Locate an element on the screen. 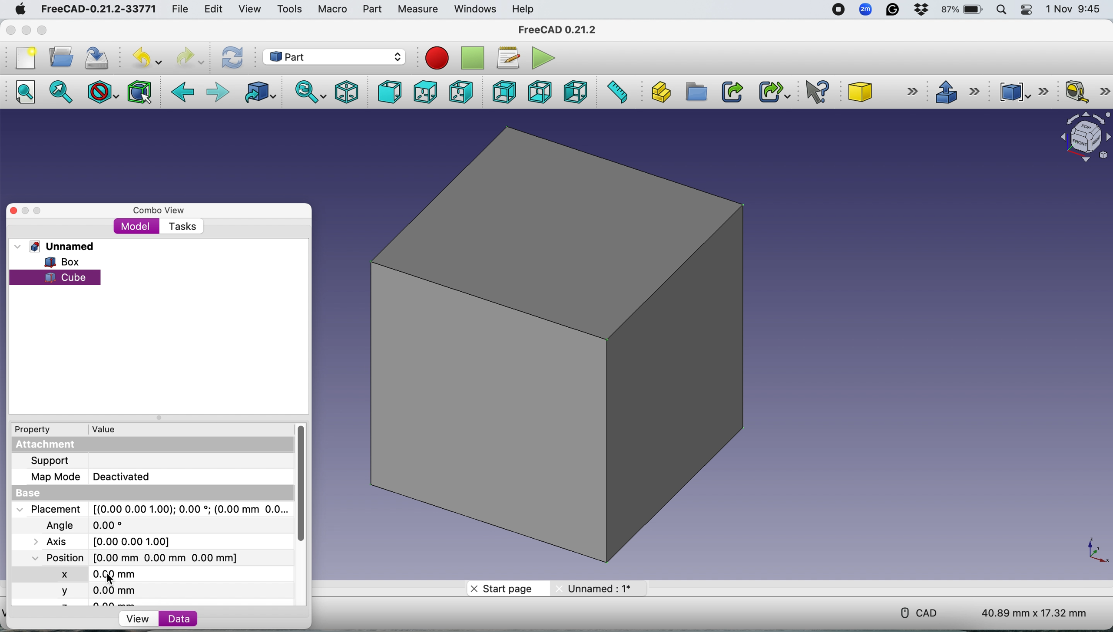  Rear is located at coordinates (502, 92).